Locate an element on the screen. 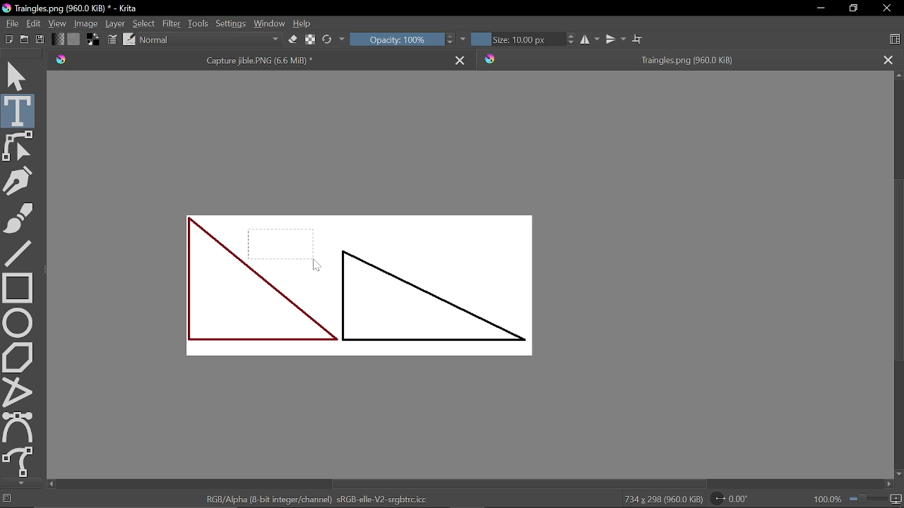 This screenshot has width=904, height=508. Help is located at coordinates (304, 25).